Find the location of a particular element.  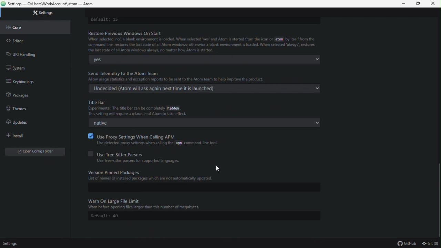

Git (0) is located at coordinates (430, 244).